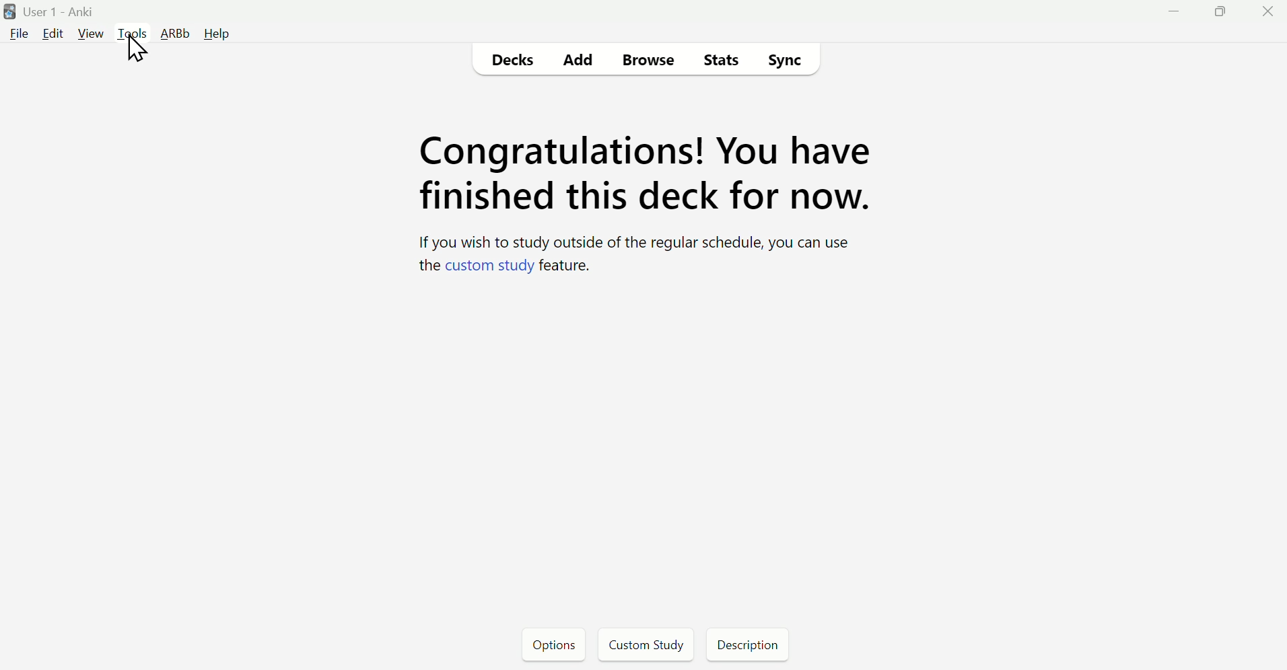 The width and height of the screenshot is (1287, 670). Describe the element at coordinates (20, 33) in the screenshot. I see `File` at that location.